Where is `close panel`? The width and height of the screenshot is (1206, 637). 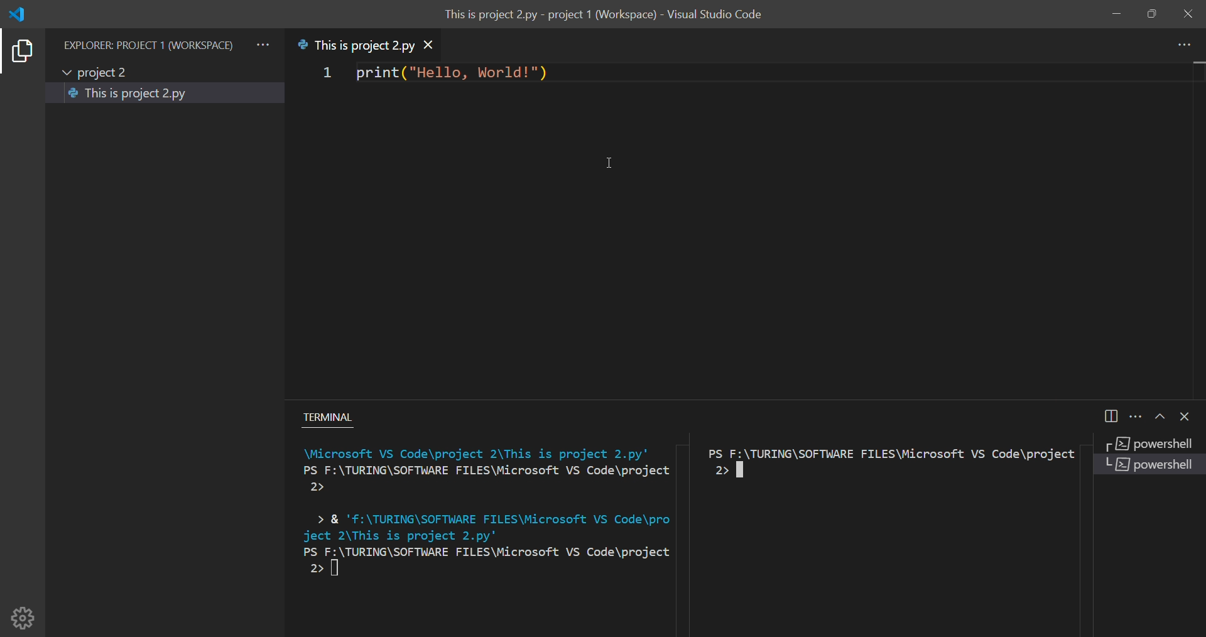
close panel is located at coordinates (1187, 418).